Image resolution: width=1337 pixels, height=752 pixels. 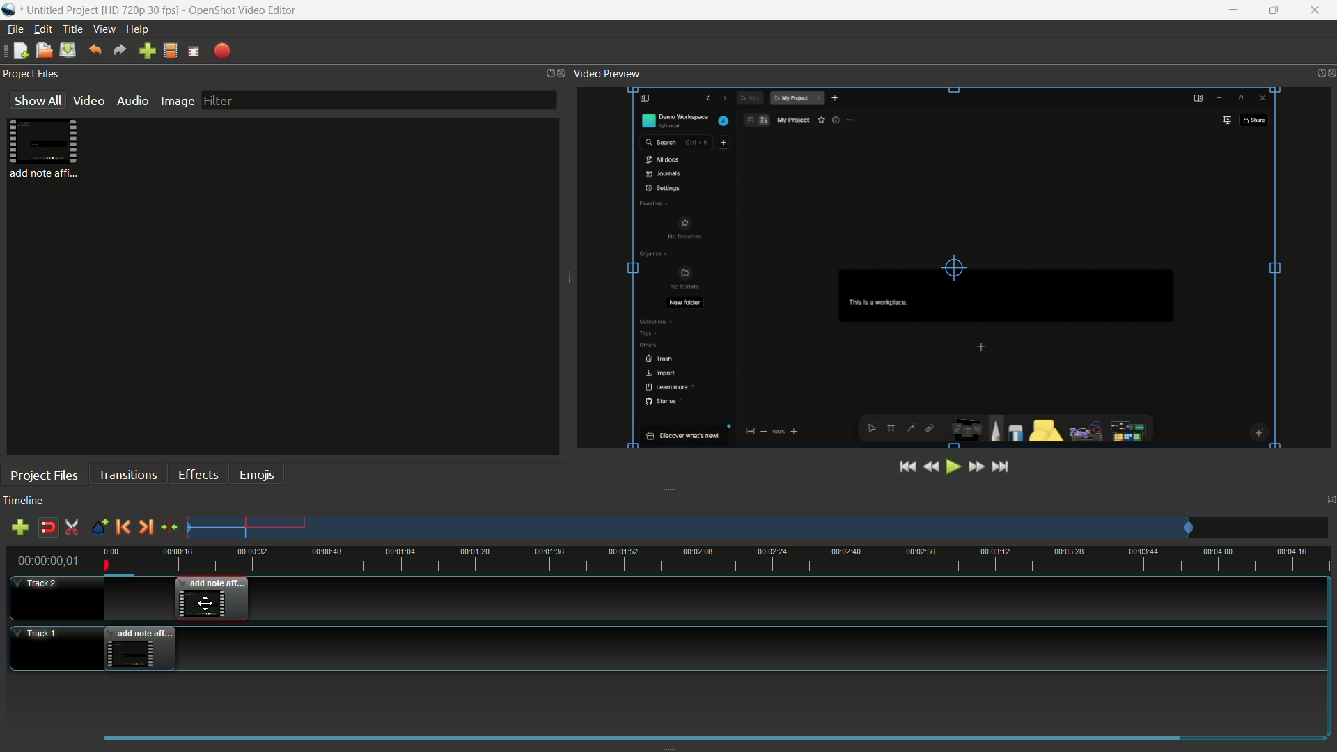 I want to click on time, so click(x=721, y=561).